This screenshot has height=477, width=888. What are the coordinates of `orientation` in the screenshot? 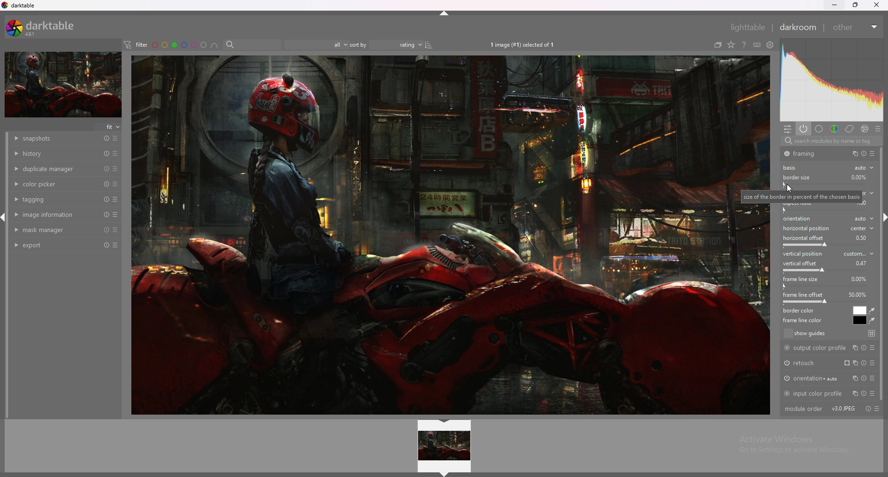 It's located at (829, 219).